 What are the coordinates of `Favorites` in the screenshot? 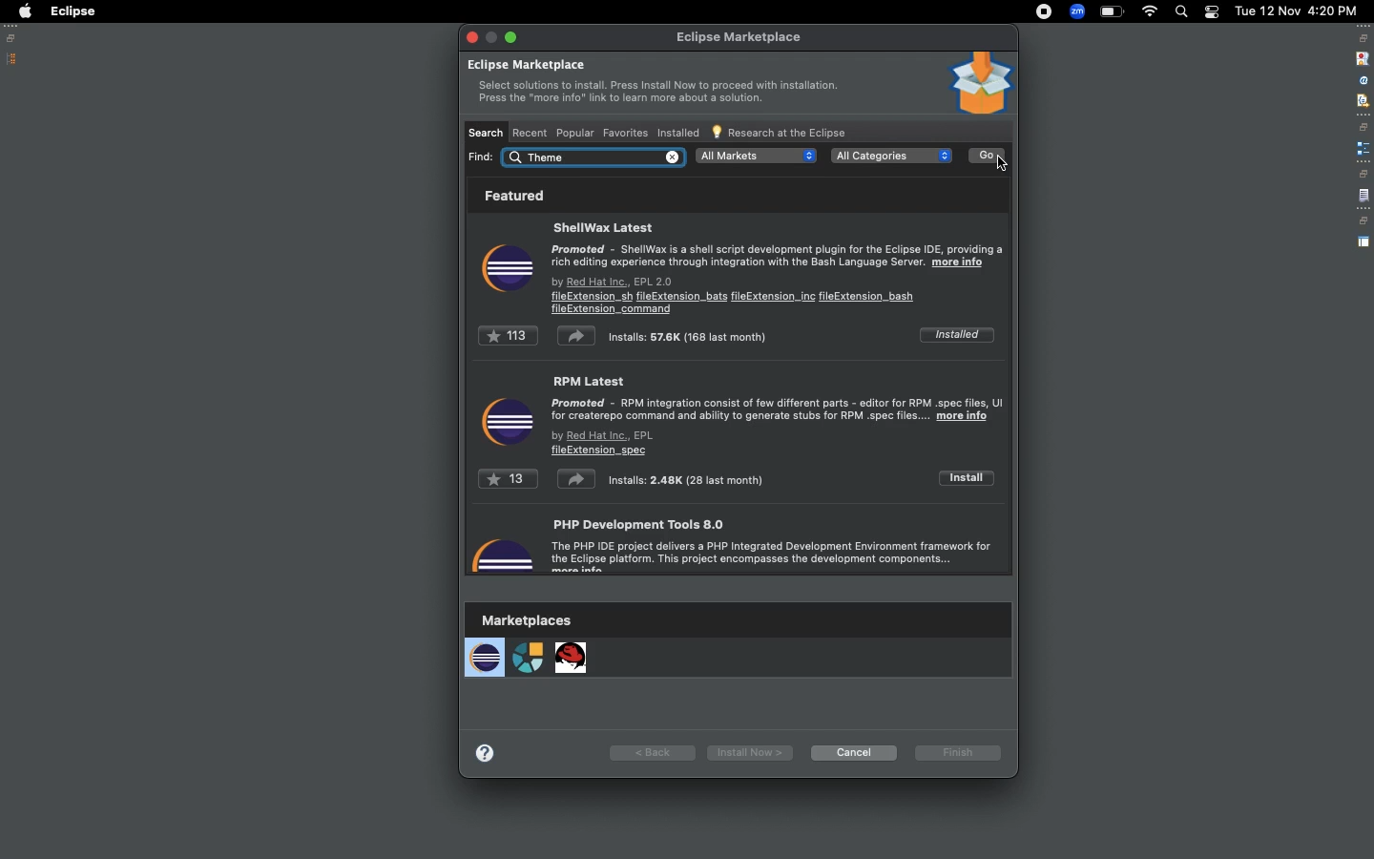 It's located at (623, 131).